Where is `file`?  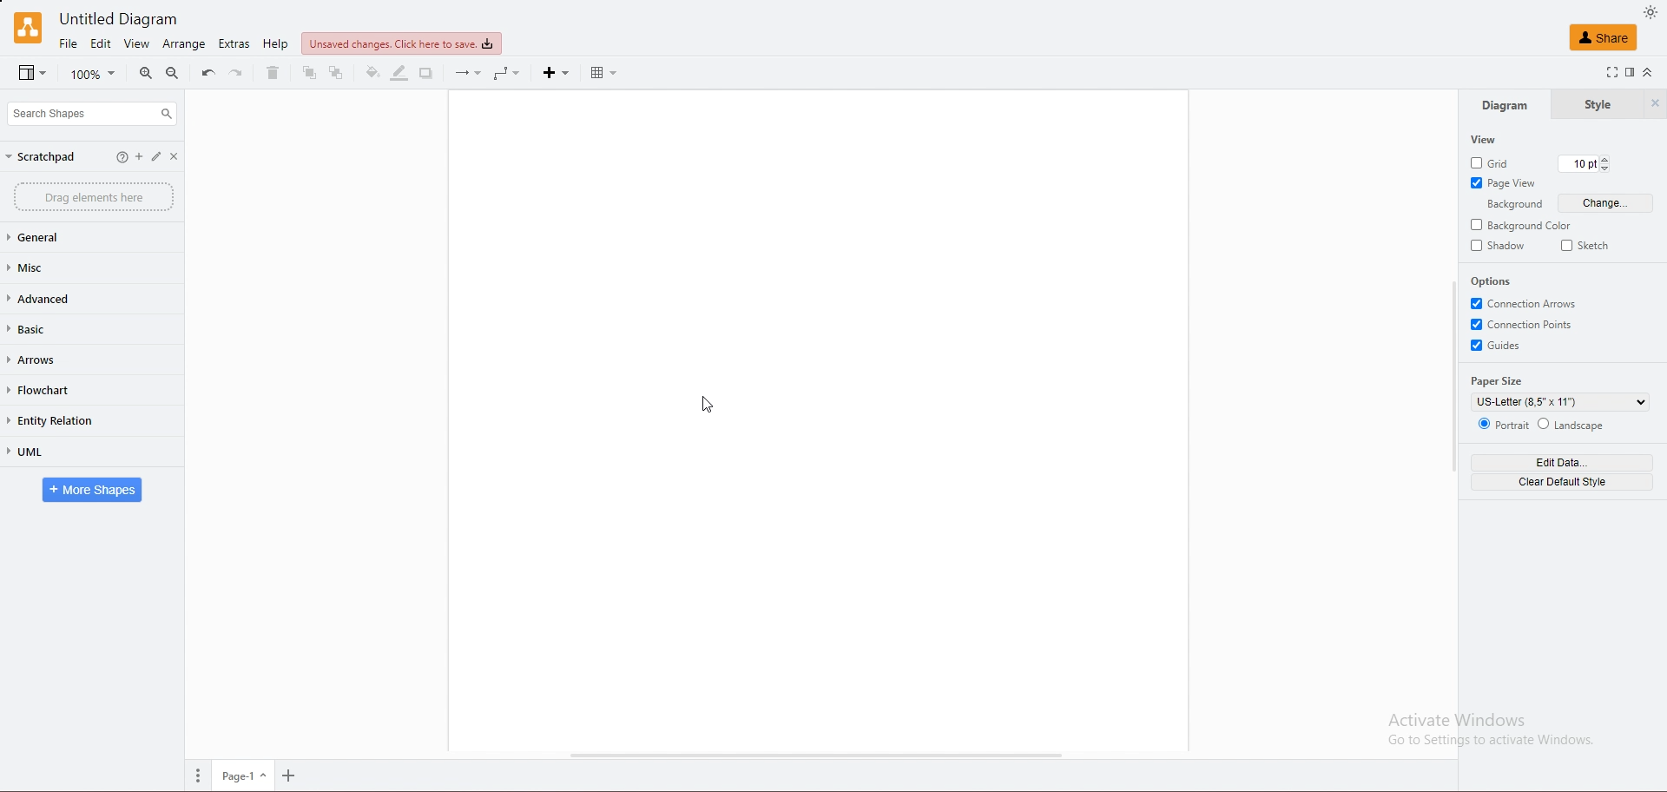 file is located at coordinates (69, 43).